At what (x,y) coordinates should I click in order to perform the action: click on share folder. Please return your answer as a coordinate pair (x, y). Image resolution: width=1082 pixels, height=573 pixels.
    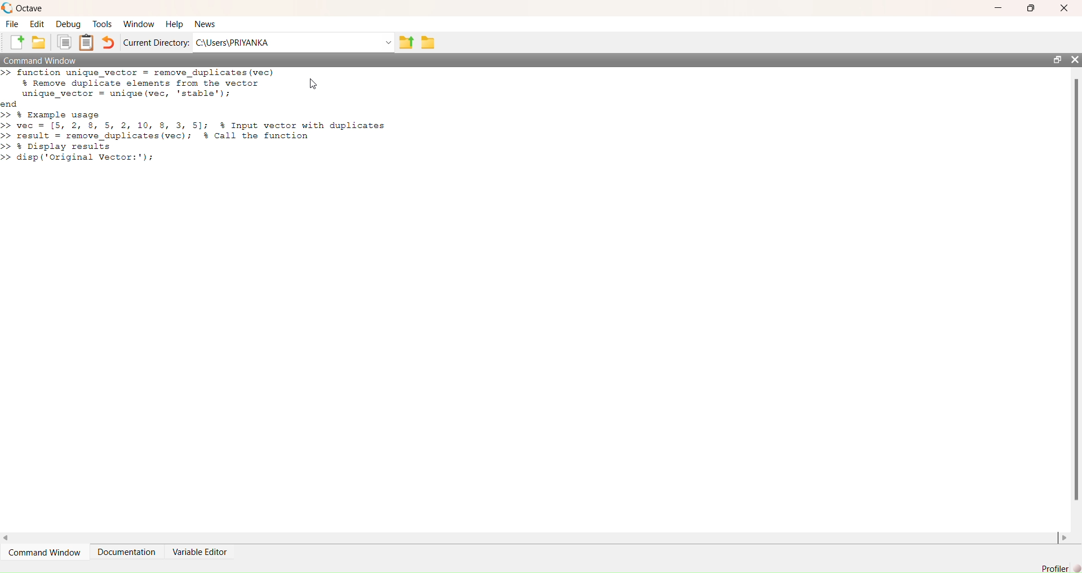
    Looking at the image, I should click on (407, 42).